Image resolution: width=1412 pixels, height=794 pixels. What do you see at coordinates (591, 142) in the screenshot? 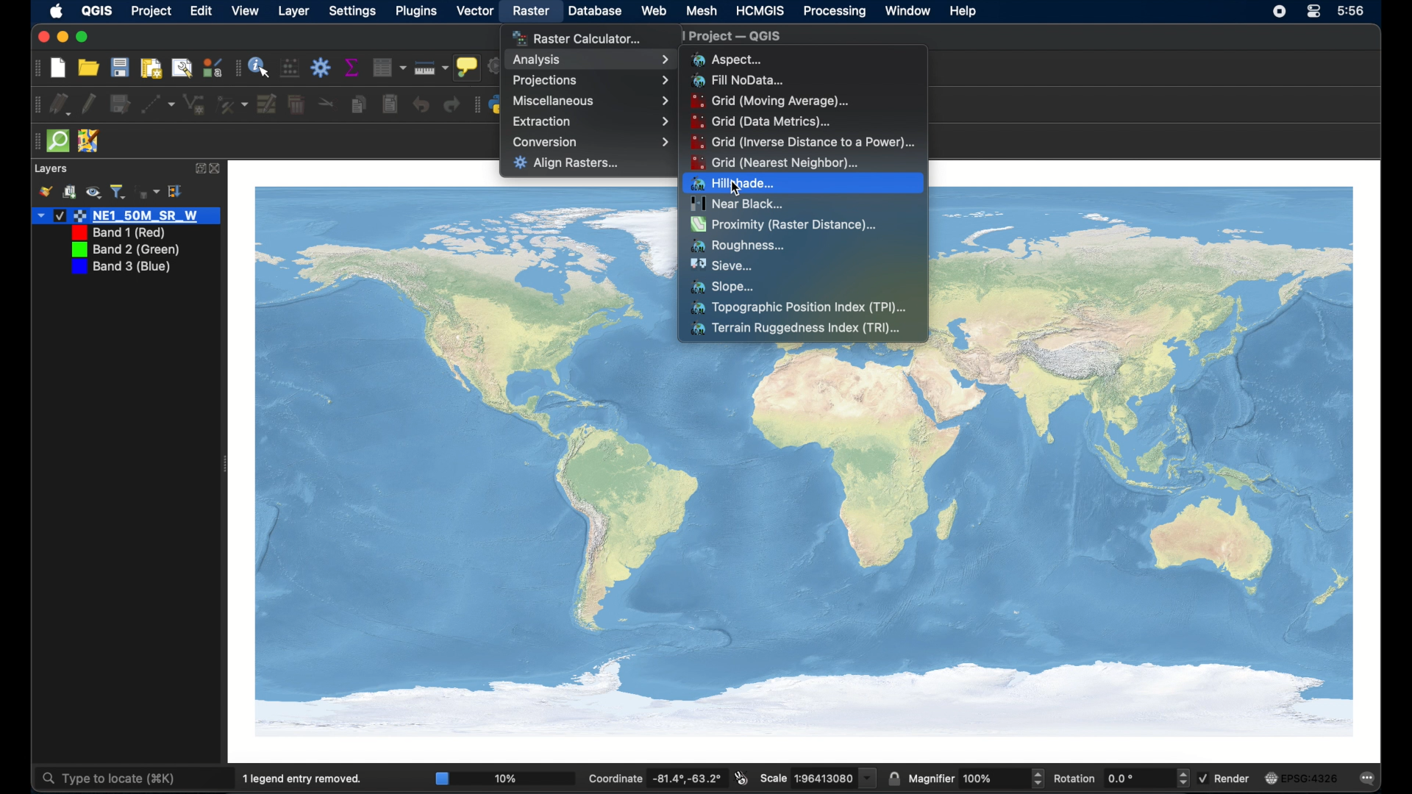
I see `conversion menu` at bounding box center [591, 142].